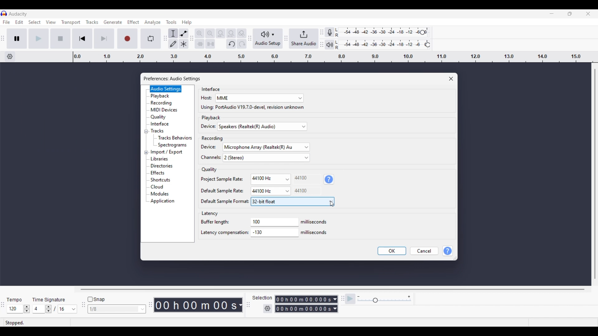  I want to click on Directories, so click(165, 166).